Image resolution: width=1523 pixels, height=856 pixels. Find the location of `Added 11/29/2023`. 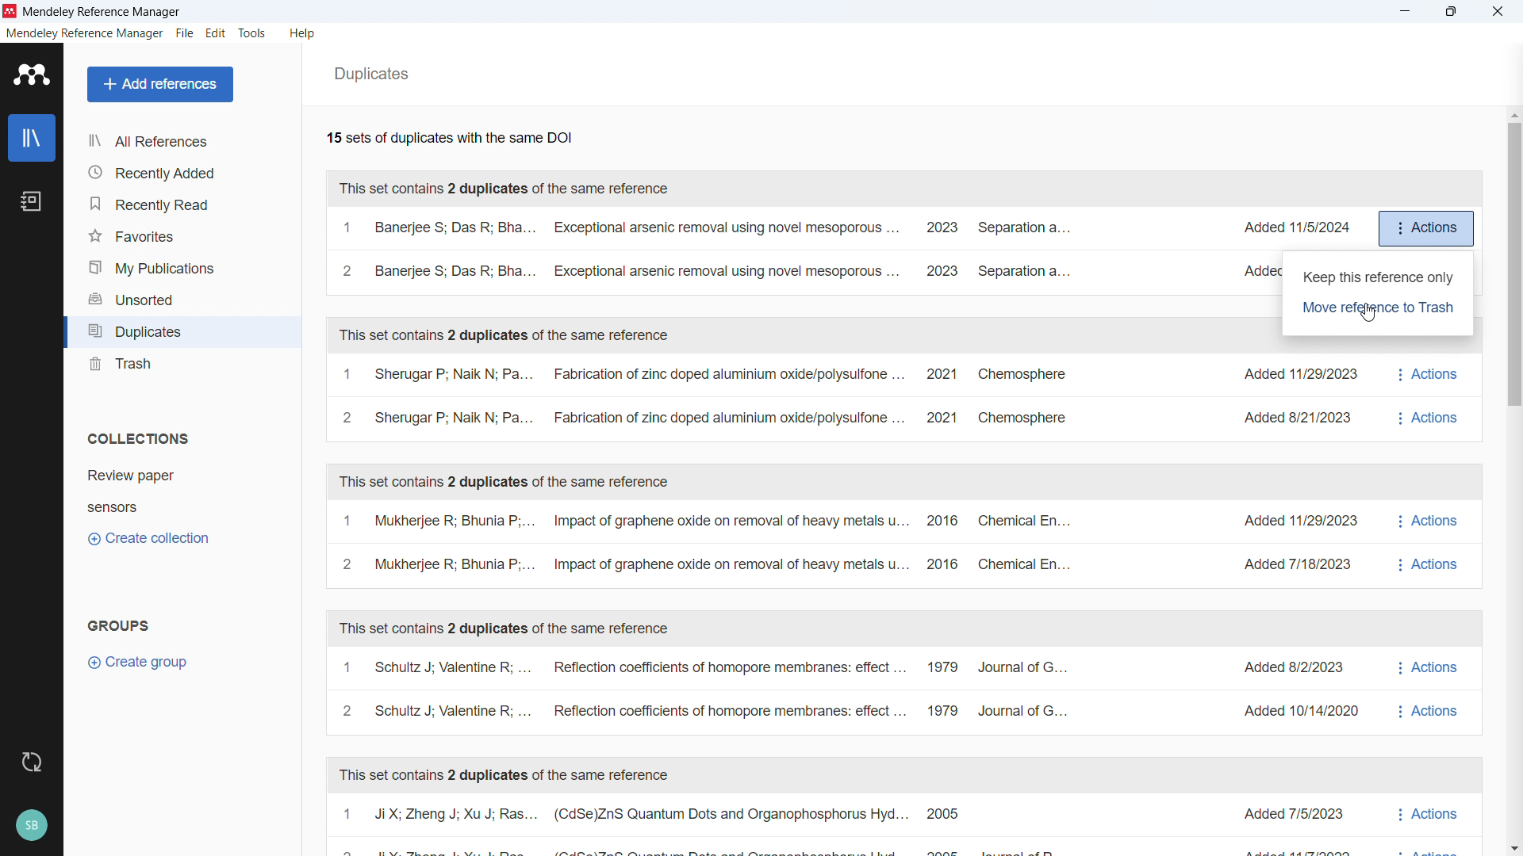

Added 11/29/2023 is located at coordinates (1292, 376).